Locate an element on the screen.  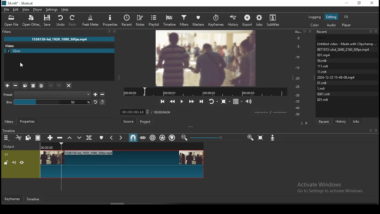
video preview is located at coordinates (205, 57).